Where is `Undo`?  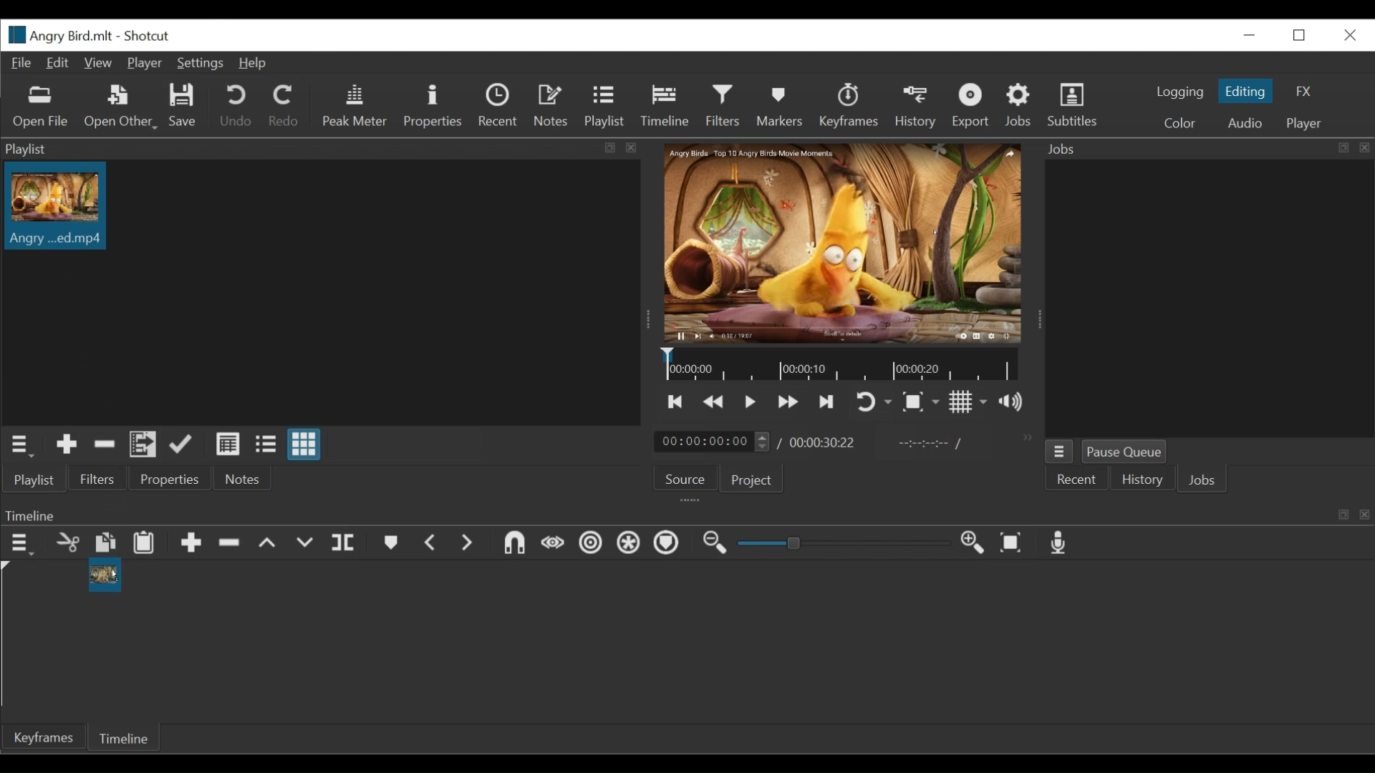 Undo is located at coordinates (238, 106).